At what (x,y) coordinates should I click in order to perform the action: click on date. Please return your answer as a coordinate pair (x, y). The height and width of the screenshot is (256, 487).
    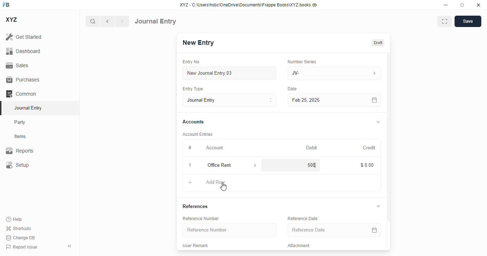
    Looking at the image, I should click on (293, 89).